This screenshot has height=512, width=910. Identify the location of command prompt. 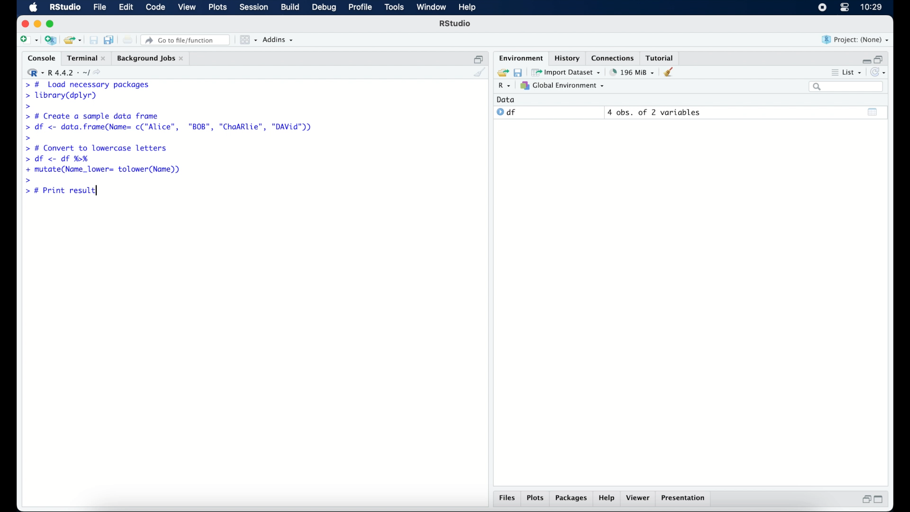
(28, 180).